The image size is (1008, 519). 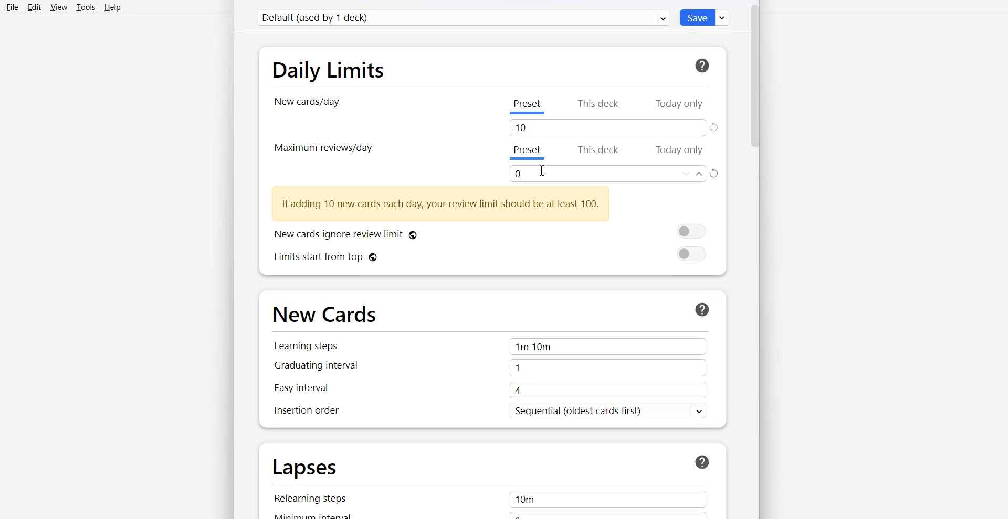 I want to click on This deck, so click(x=599, y=152).